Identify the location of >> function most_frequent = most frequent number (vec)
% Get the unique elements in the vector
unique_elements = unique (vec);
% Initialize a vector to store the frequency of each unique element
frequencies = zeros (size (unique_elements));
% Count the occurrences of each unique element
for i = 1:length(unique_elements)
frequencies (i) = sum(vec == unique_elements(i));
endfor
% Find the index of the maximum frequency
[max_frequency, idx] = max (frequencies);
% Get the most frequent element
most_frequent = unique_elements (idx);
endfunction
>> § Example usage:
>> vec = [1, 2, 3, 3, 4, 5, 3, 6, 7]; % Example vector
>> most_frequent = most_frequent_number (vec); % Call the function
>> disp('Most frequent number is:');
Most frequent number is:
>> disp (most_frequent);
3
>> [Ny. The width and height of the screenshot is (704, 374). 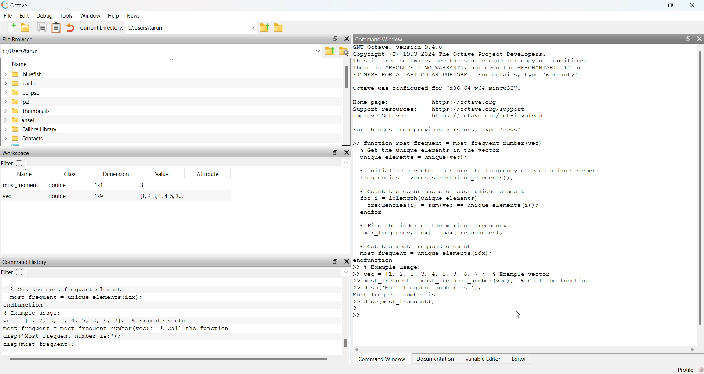
(480, 230).